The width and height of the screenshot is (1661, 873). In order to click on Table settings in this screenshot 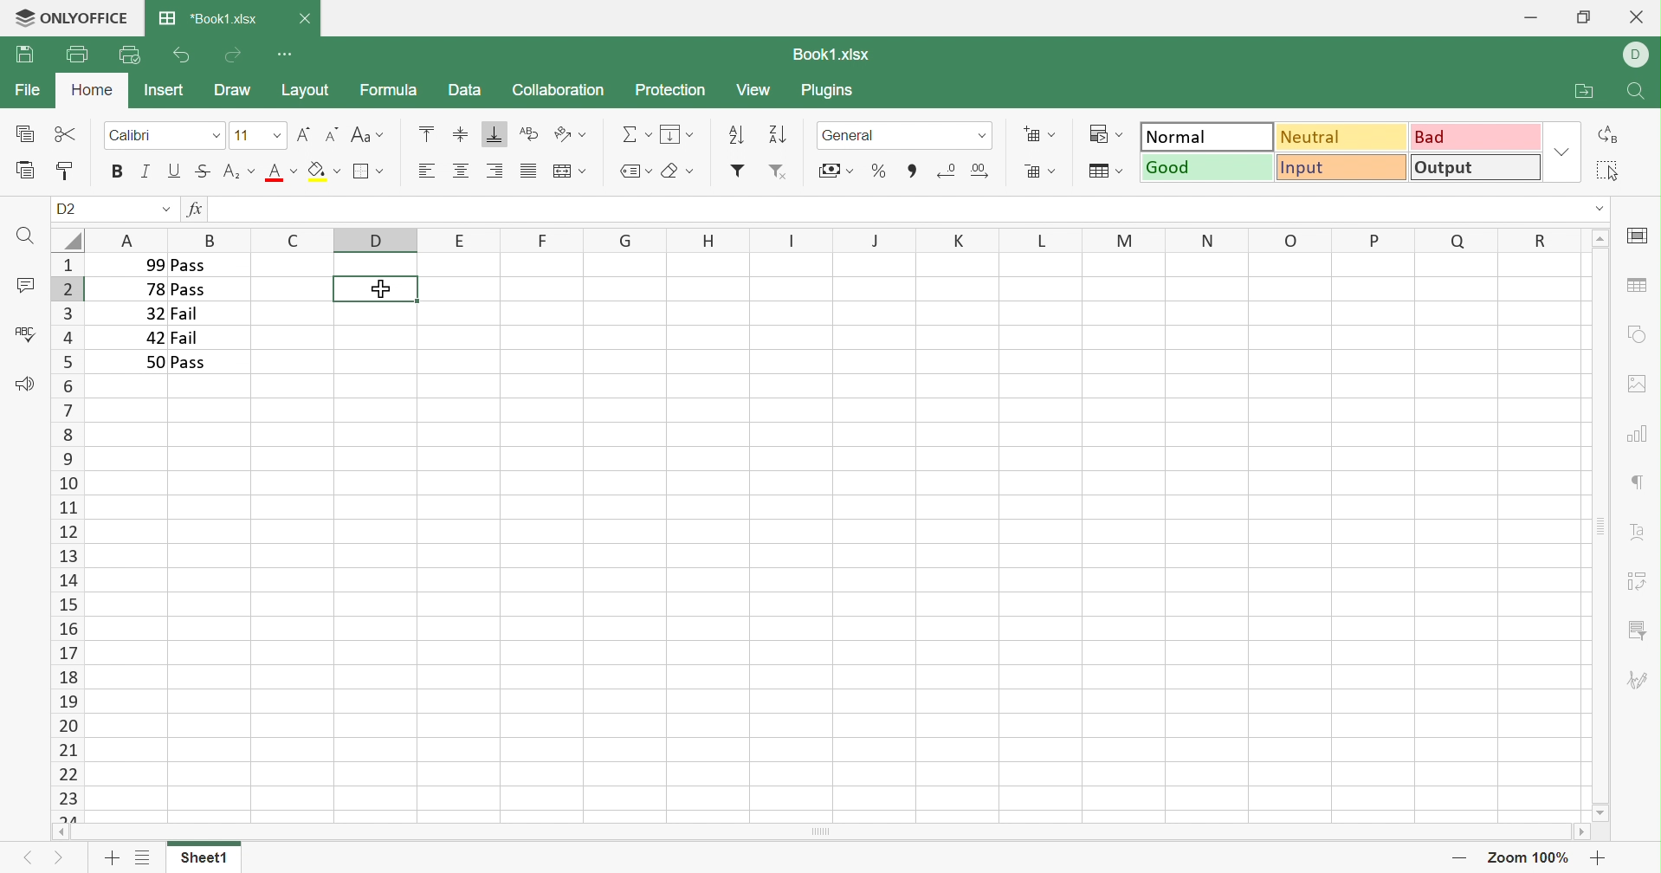, I will do `click(1636, 284)`.